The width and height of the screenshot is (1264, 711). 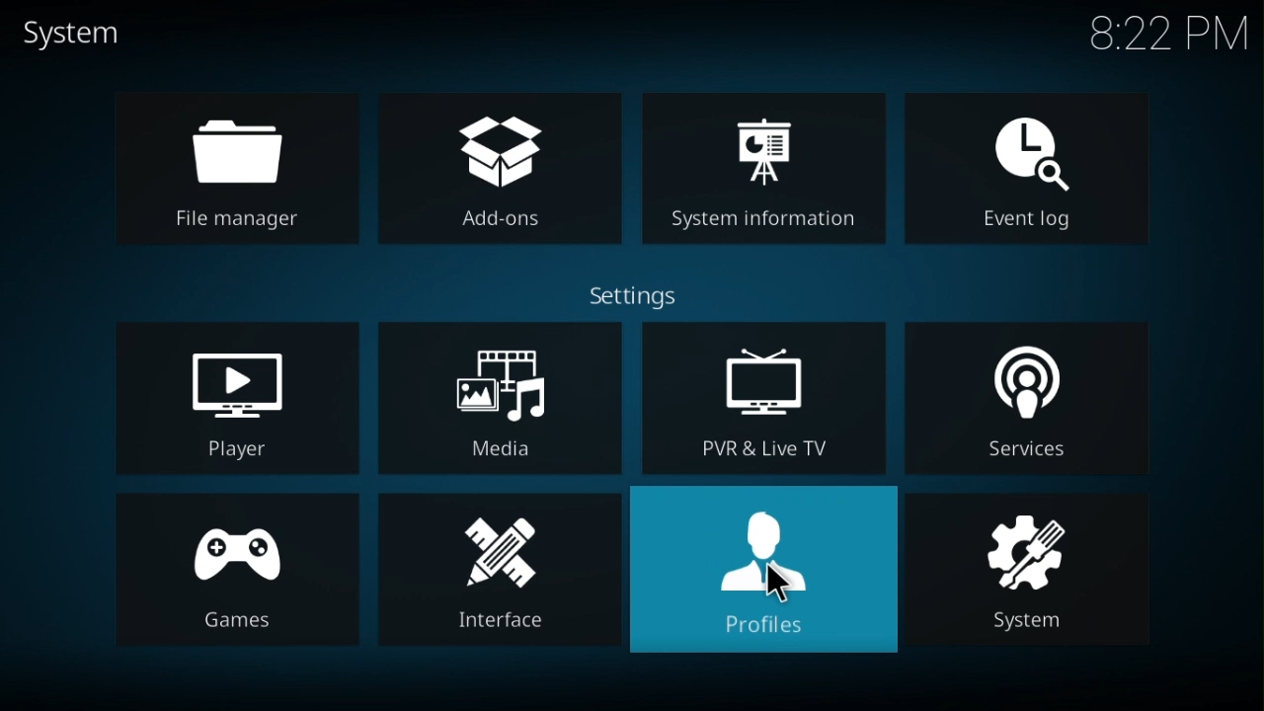 I want to click on system, so click(x=87, y=31).